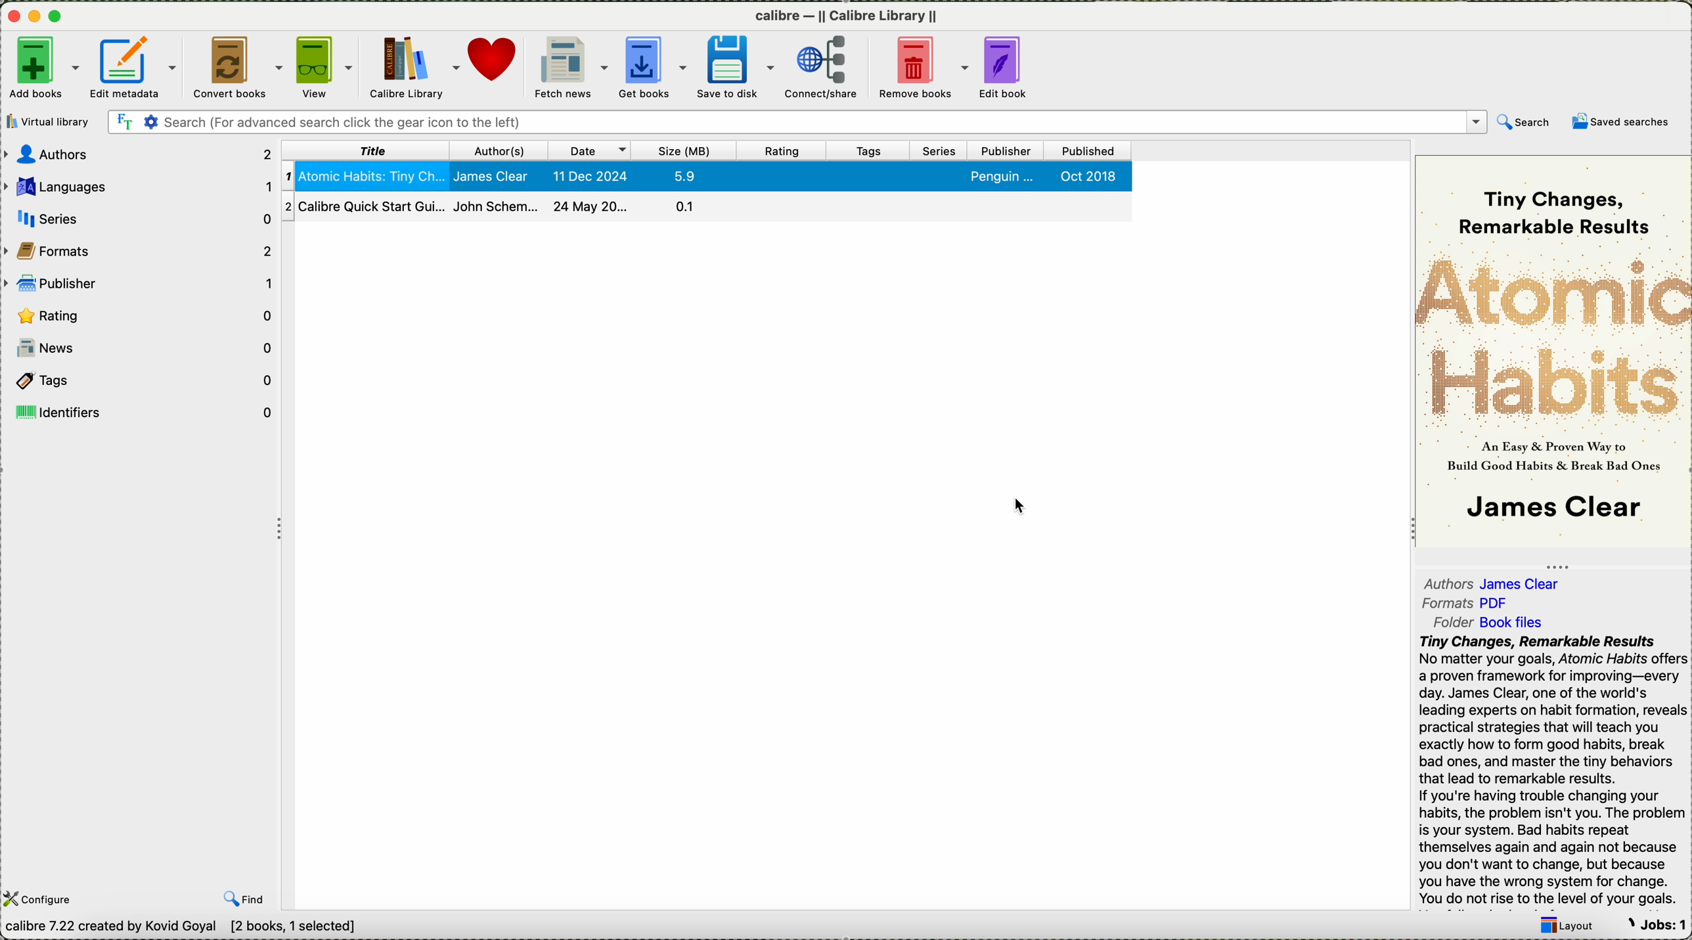 The width and height of the screenshot is (1692, 940). Describe the element at coordinates (1555, 353) in the screenshot. I see `book cover` at that location.